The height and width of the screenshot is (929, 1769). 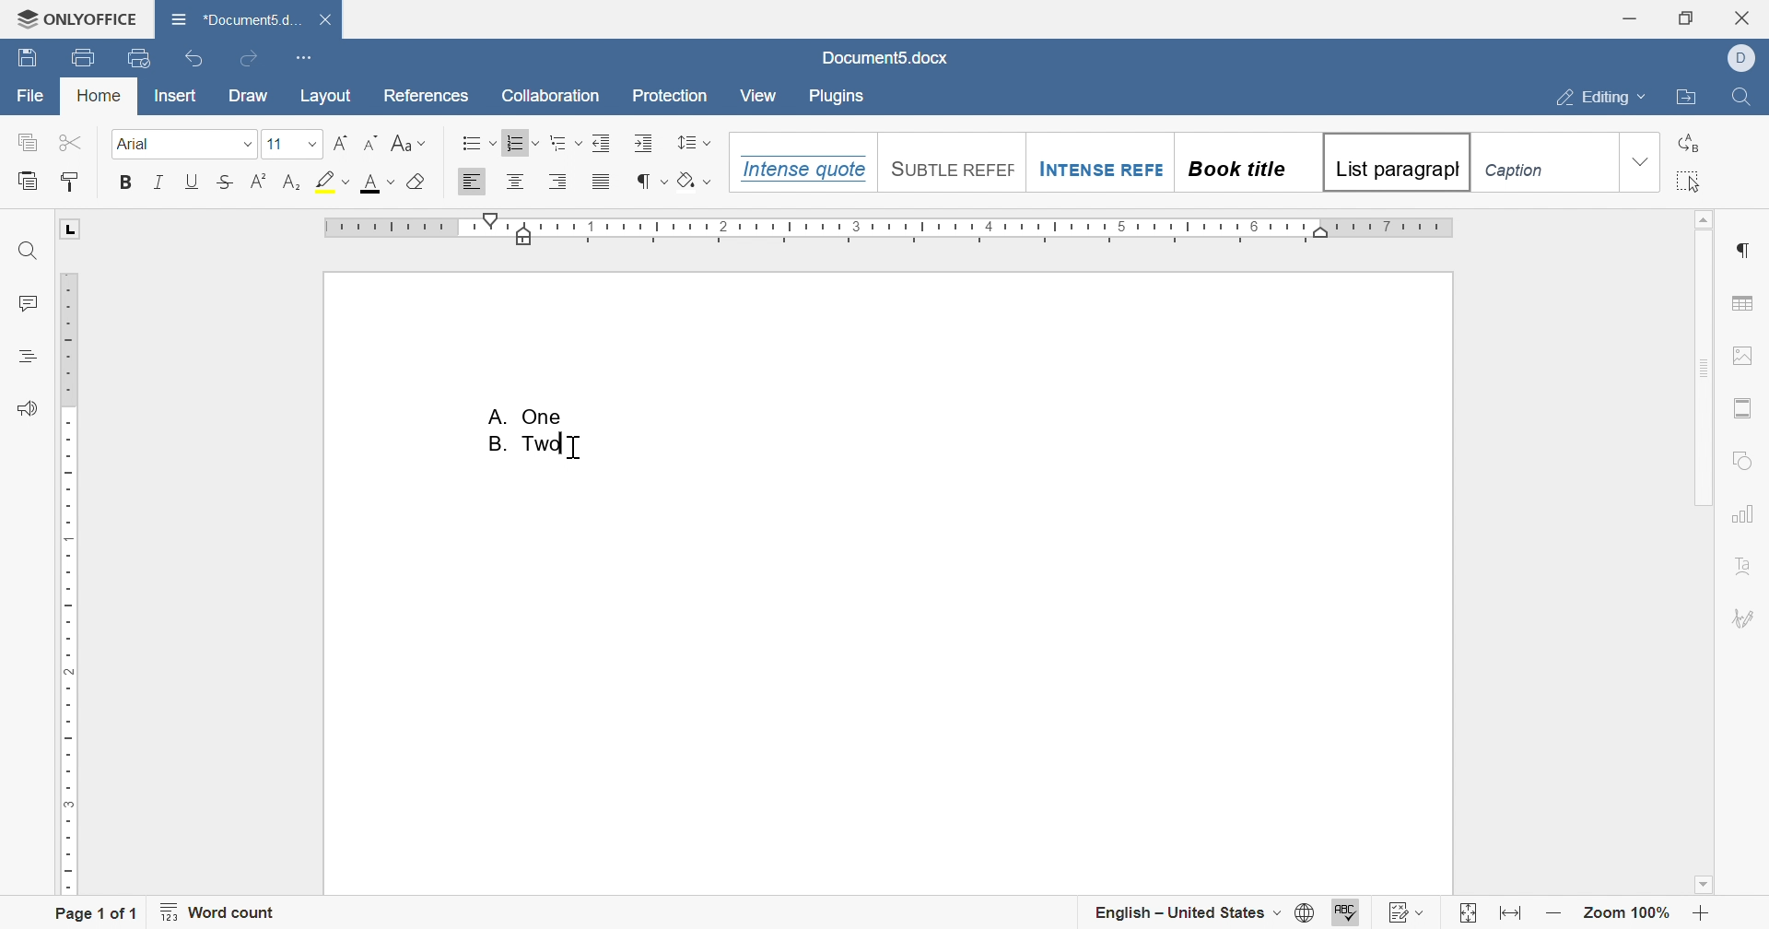 I want to click on Increment font size, so click(x=338, y=142).